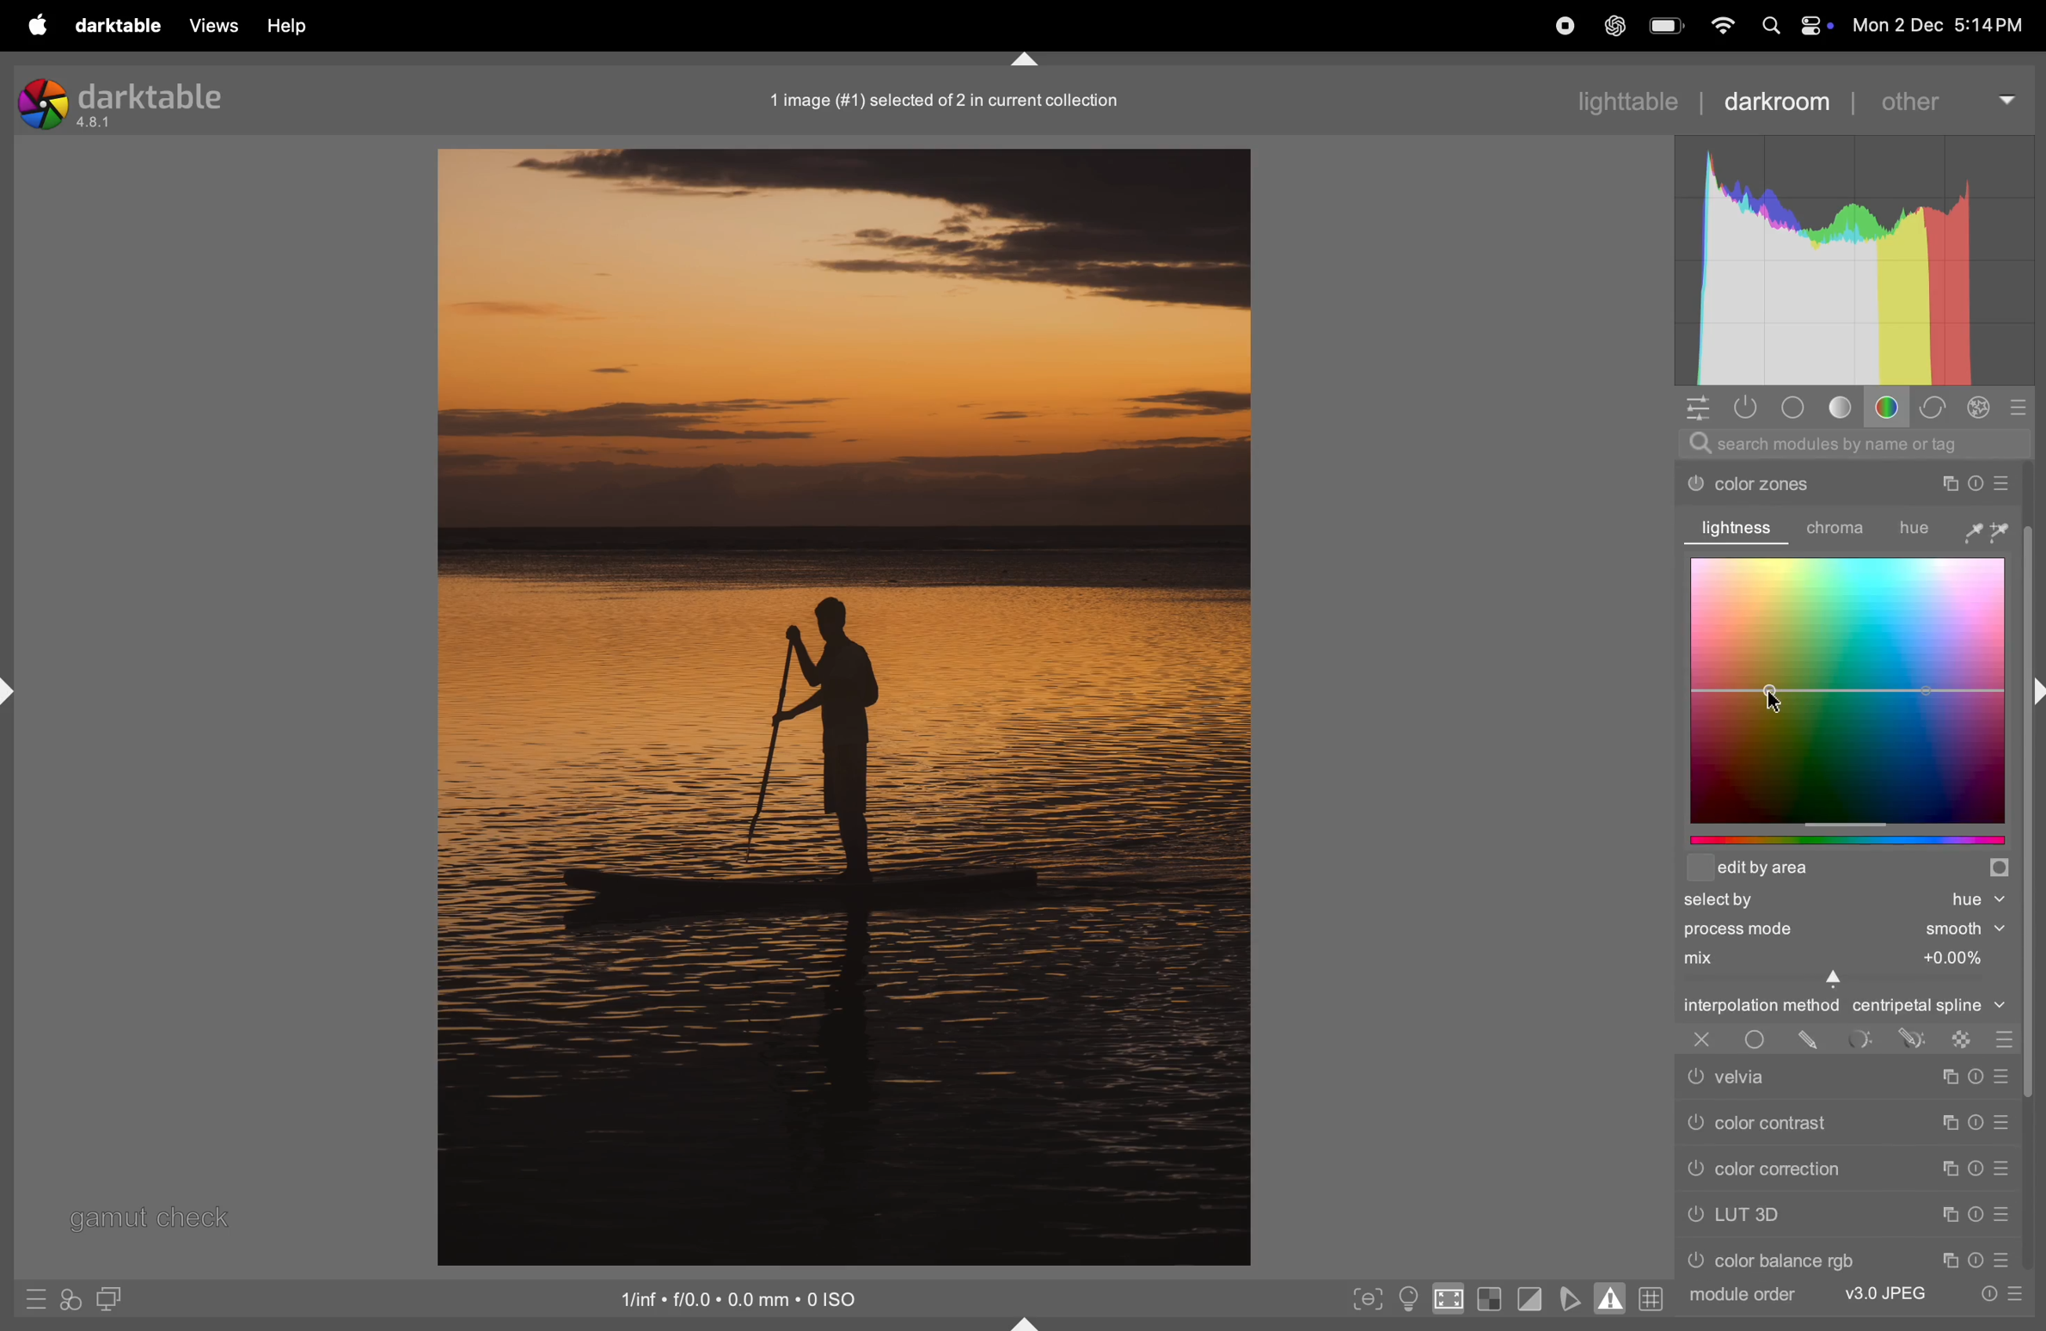  Describe the element at coordinates (1793, 483) in the screenshot. I see `color zones` at that location.